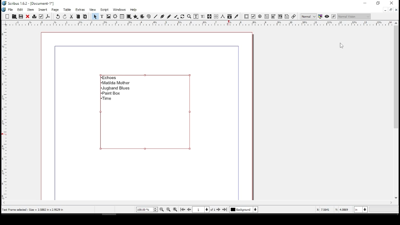  What do you see at coordinates (294, 17) in the screenshot?
I see `link annotation` at bounding box center [294, 17].